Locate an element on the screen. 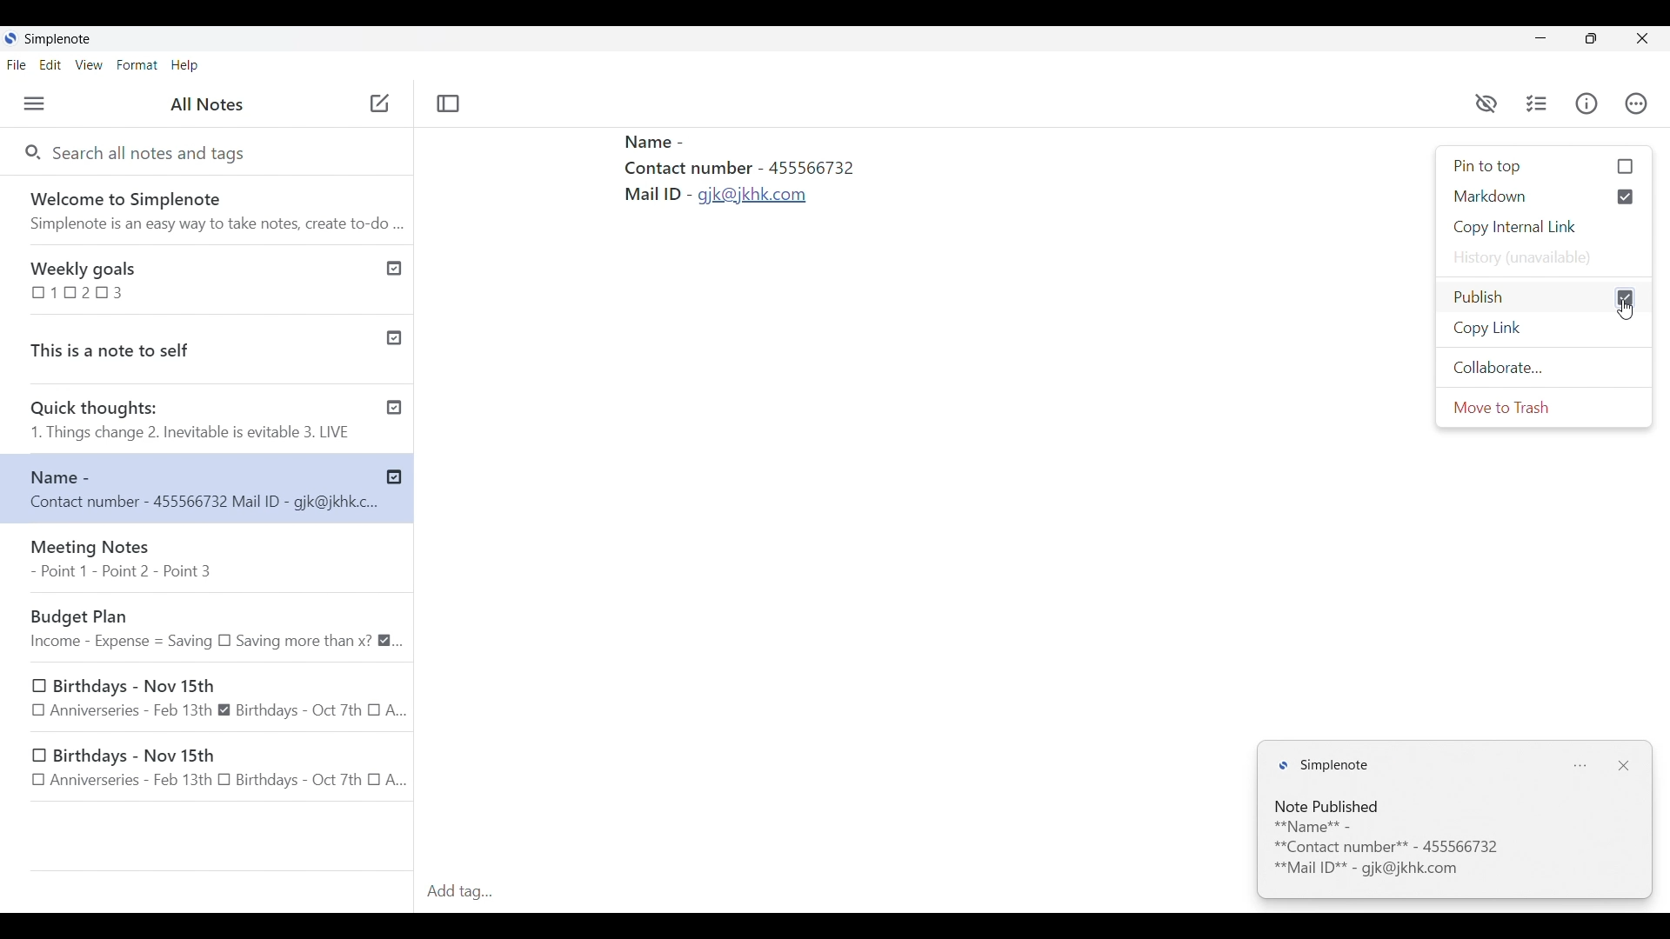  Quick thoughts: 1. Things change 2. Inevitable is evitable 3. LIVE is located at coordinates (190, 422).